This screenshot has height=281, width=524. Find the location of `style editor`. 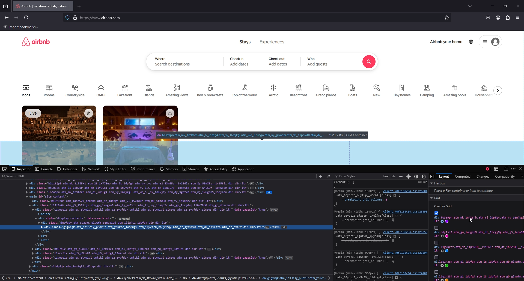

style editor is located at coordinates (115, 169).